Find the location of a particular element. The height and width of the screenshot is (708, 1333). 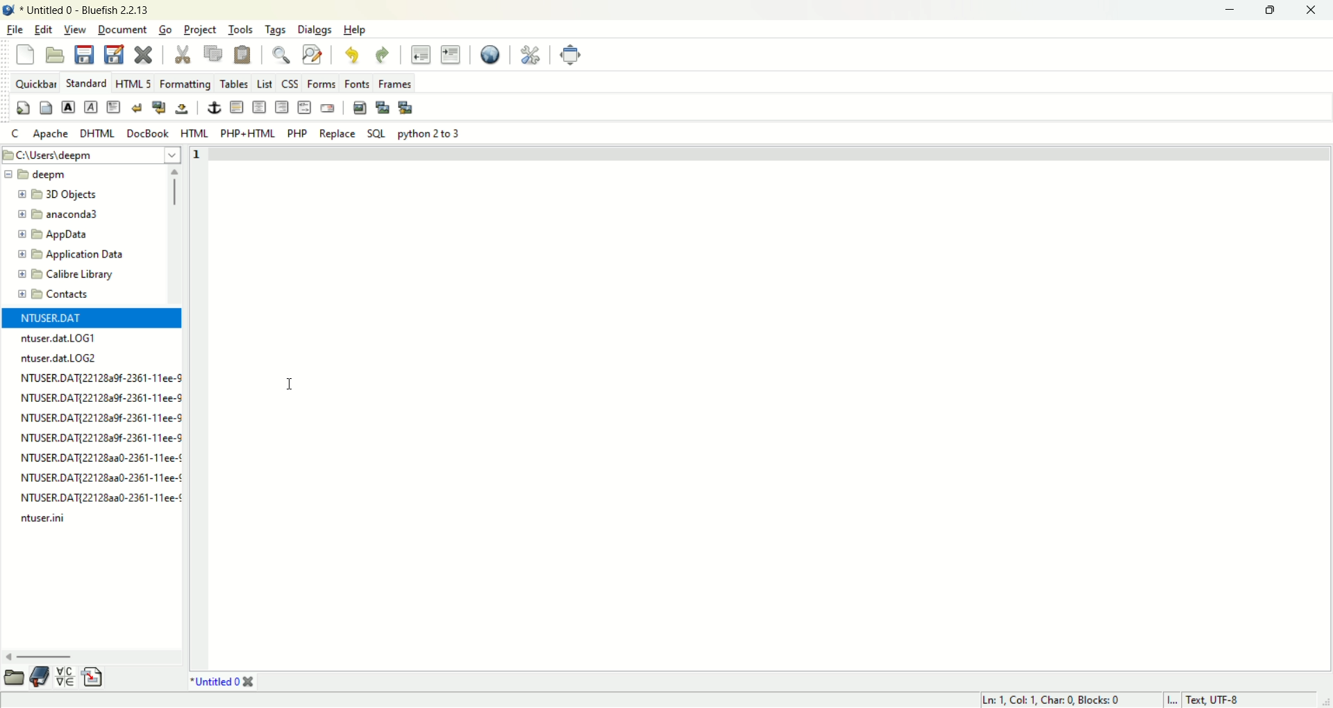

help is located at coordinates (359, 30).